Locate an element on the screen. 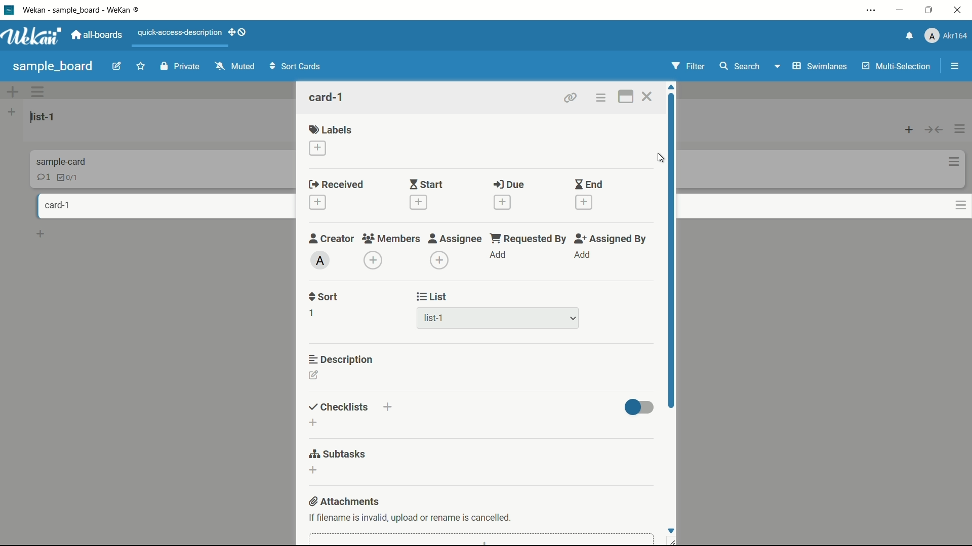 This screenshot has height=546, width=972. scroll bar is located at coordinates (671, 246).